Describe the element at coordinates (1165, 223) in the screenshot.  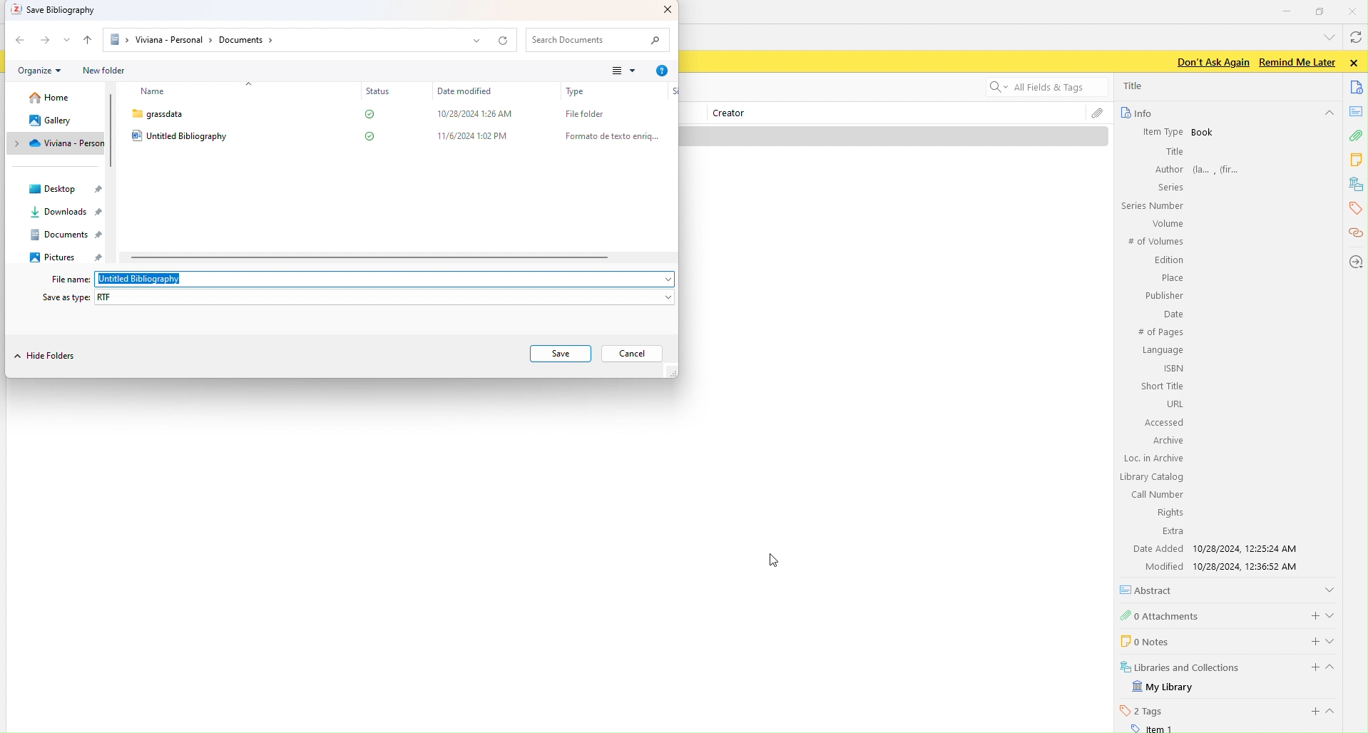
I see `‘Volume` at that location.